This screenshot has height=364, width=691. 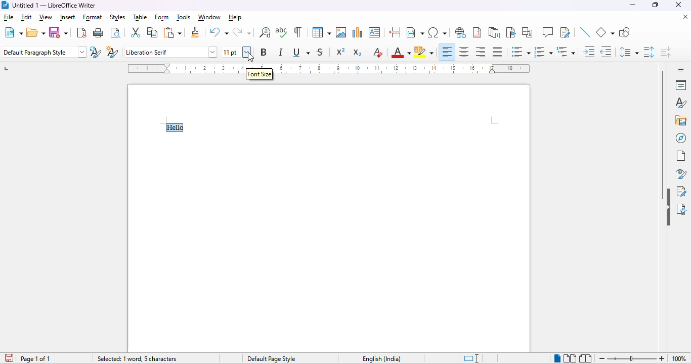 What do you see at coordinates (8, 358) in the screenshot?
I see `the document has not been modified since the last save` at bounding box center [8, 358].